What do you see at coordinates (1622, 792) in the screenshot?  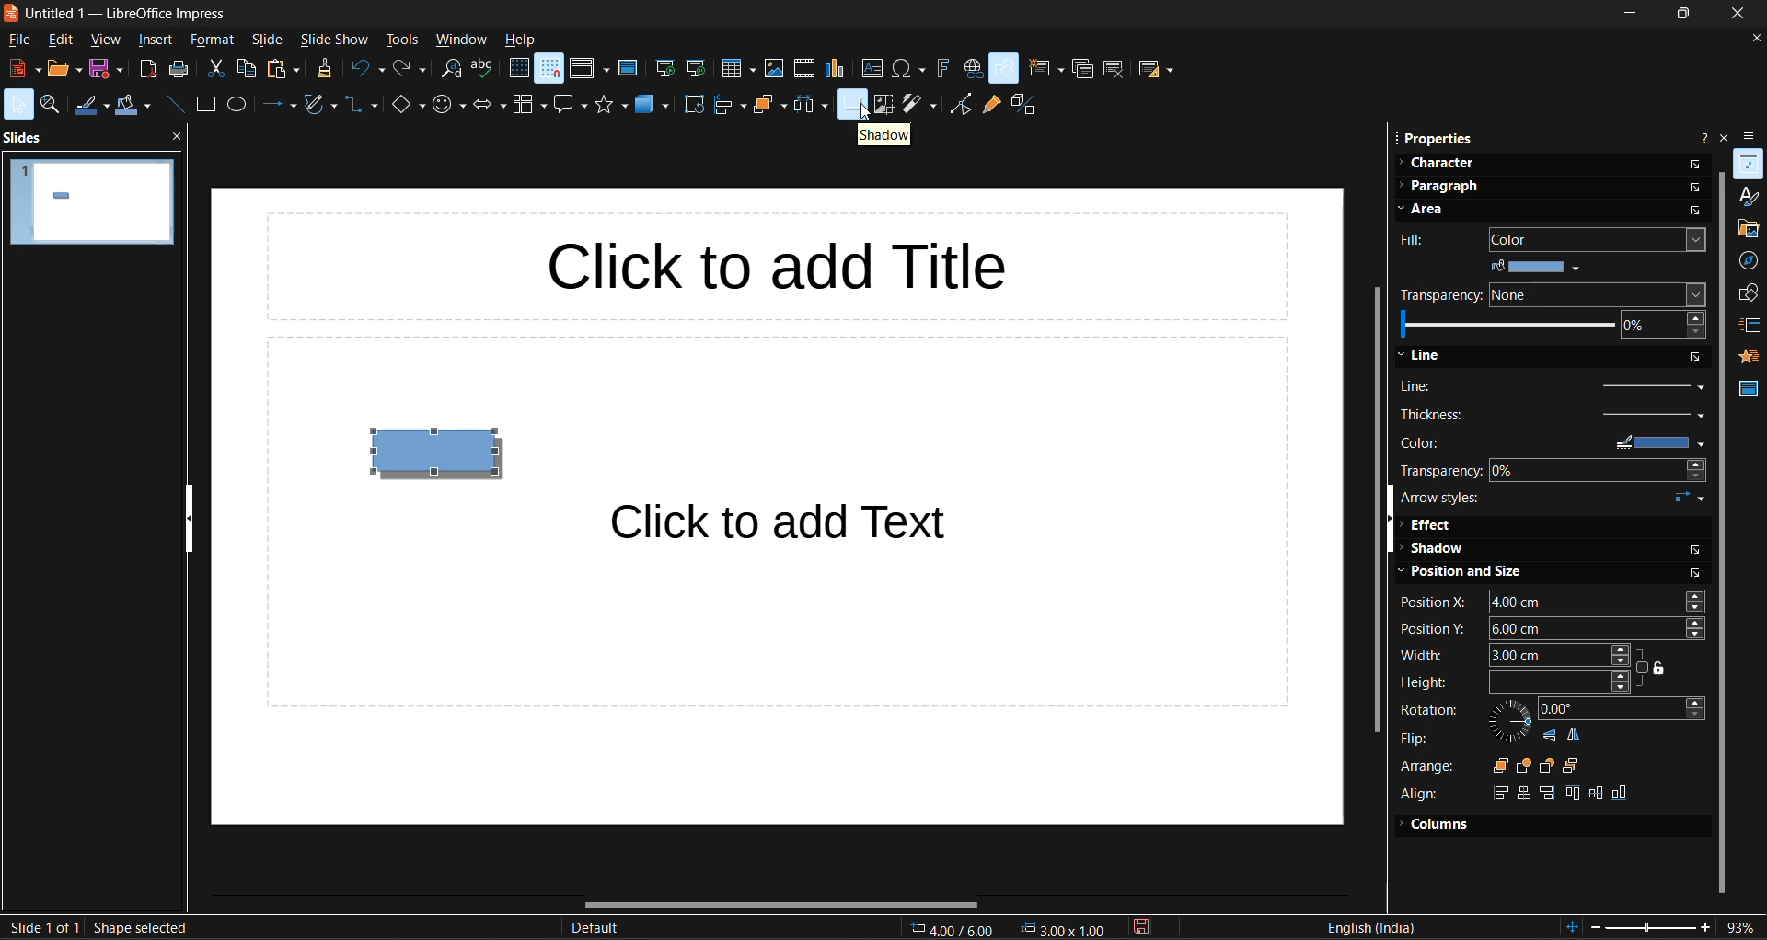 I see `bottom` at bounding box center [1622, 792].